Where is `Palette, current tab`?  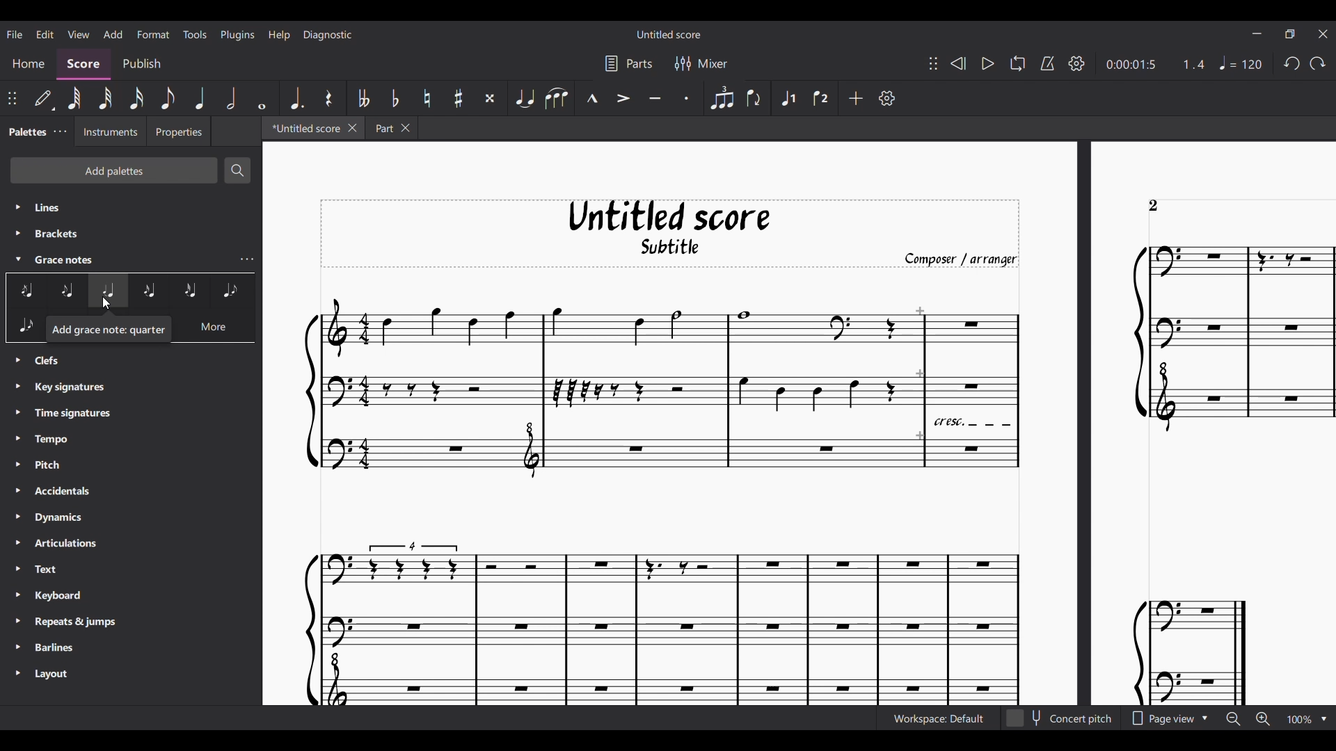
Palette, current tab is located at coordinates (26, 131).